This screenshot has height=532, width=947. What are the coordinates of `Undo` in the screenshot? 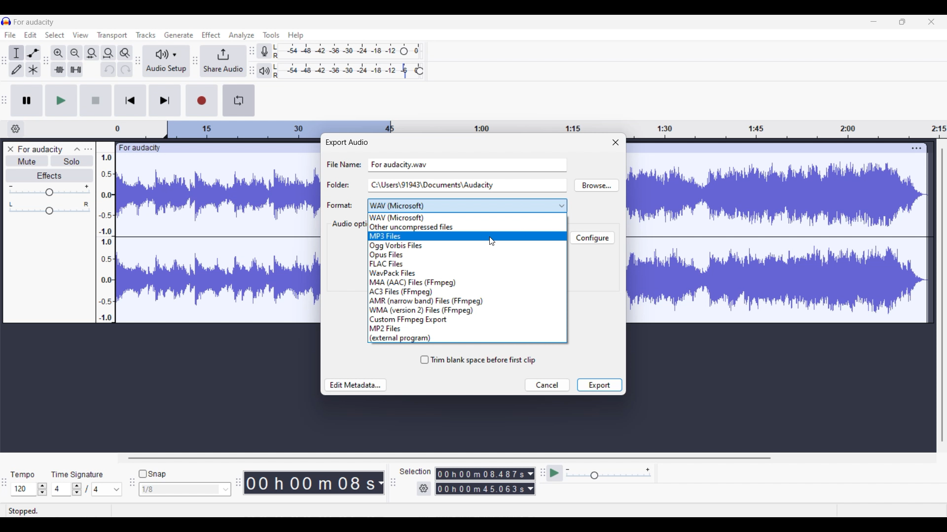 It's located at (109, 69).